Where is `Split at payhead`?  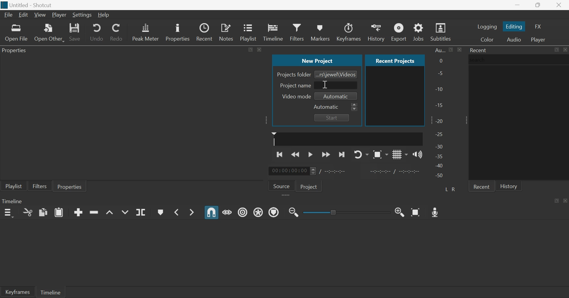
Split at payhead is located at coordinates (141, 212).